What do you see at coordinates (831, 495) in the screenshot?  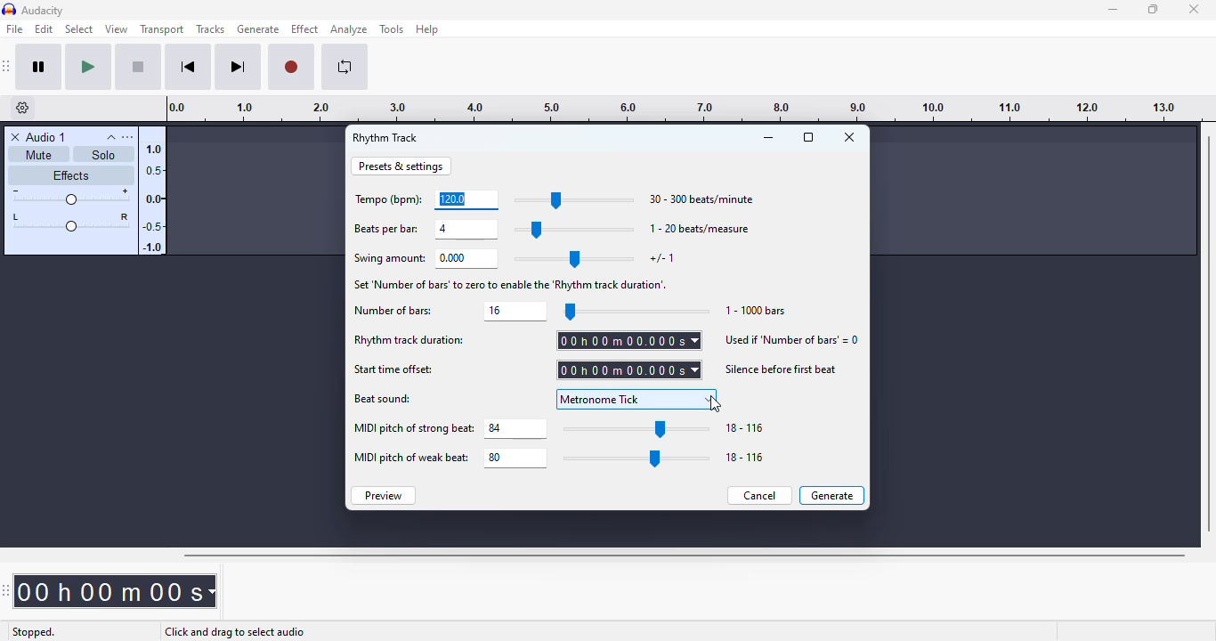 I see `generate` at bounding box center [831, 495].